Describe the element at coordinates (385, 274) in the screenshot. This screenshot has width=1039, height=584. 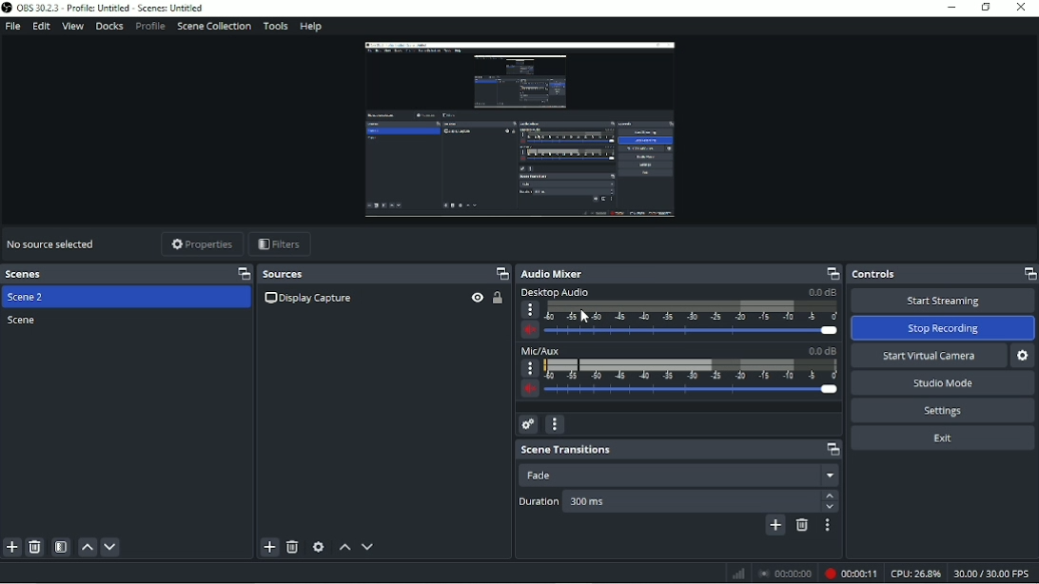
I see `Sources` at that location.